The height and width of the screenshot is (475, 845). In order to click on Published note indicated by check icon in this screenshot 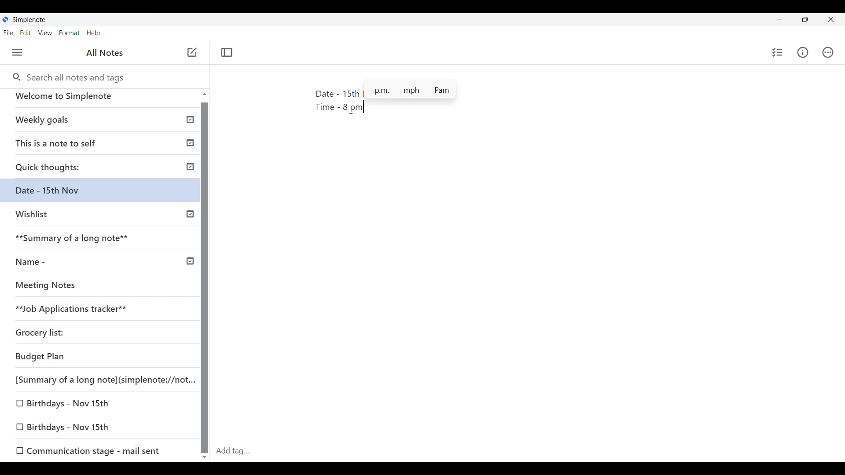, I will do `click(105, 146)`.